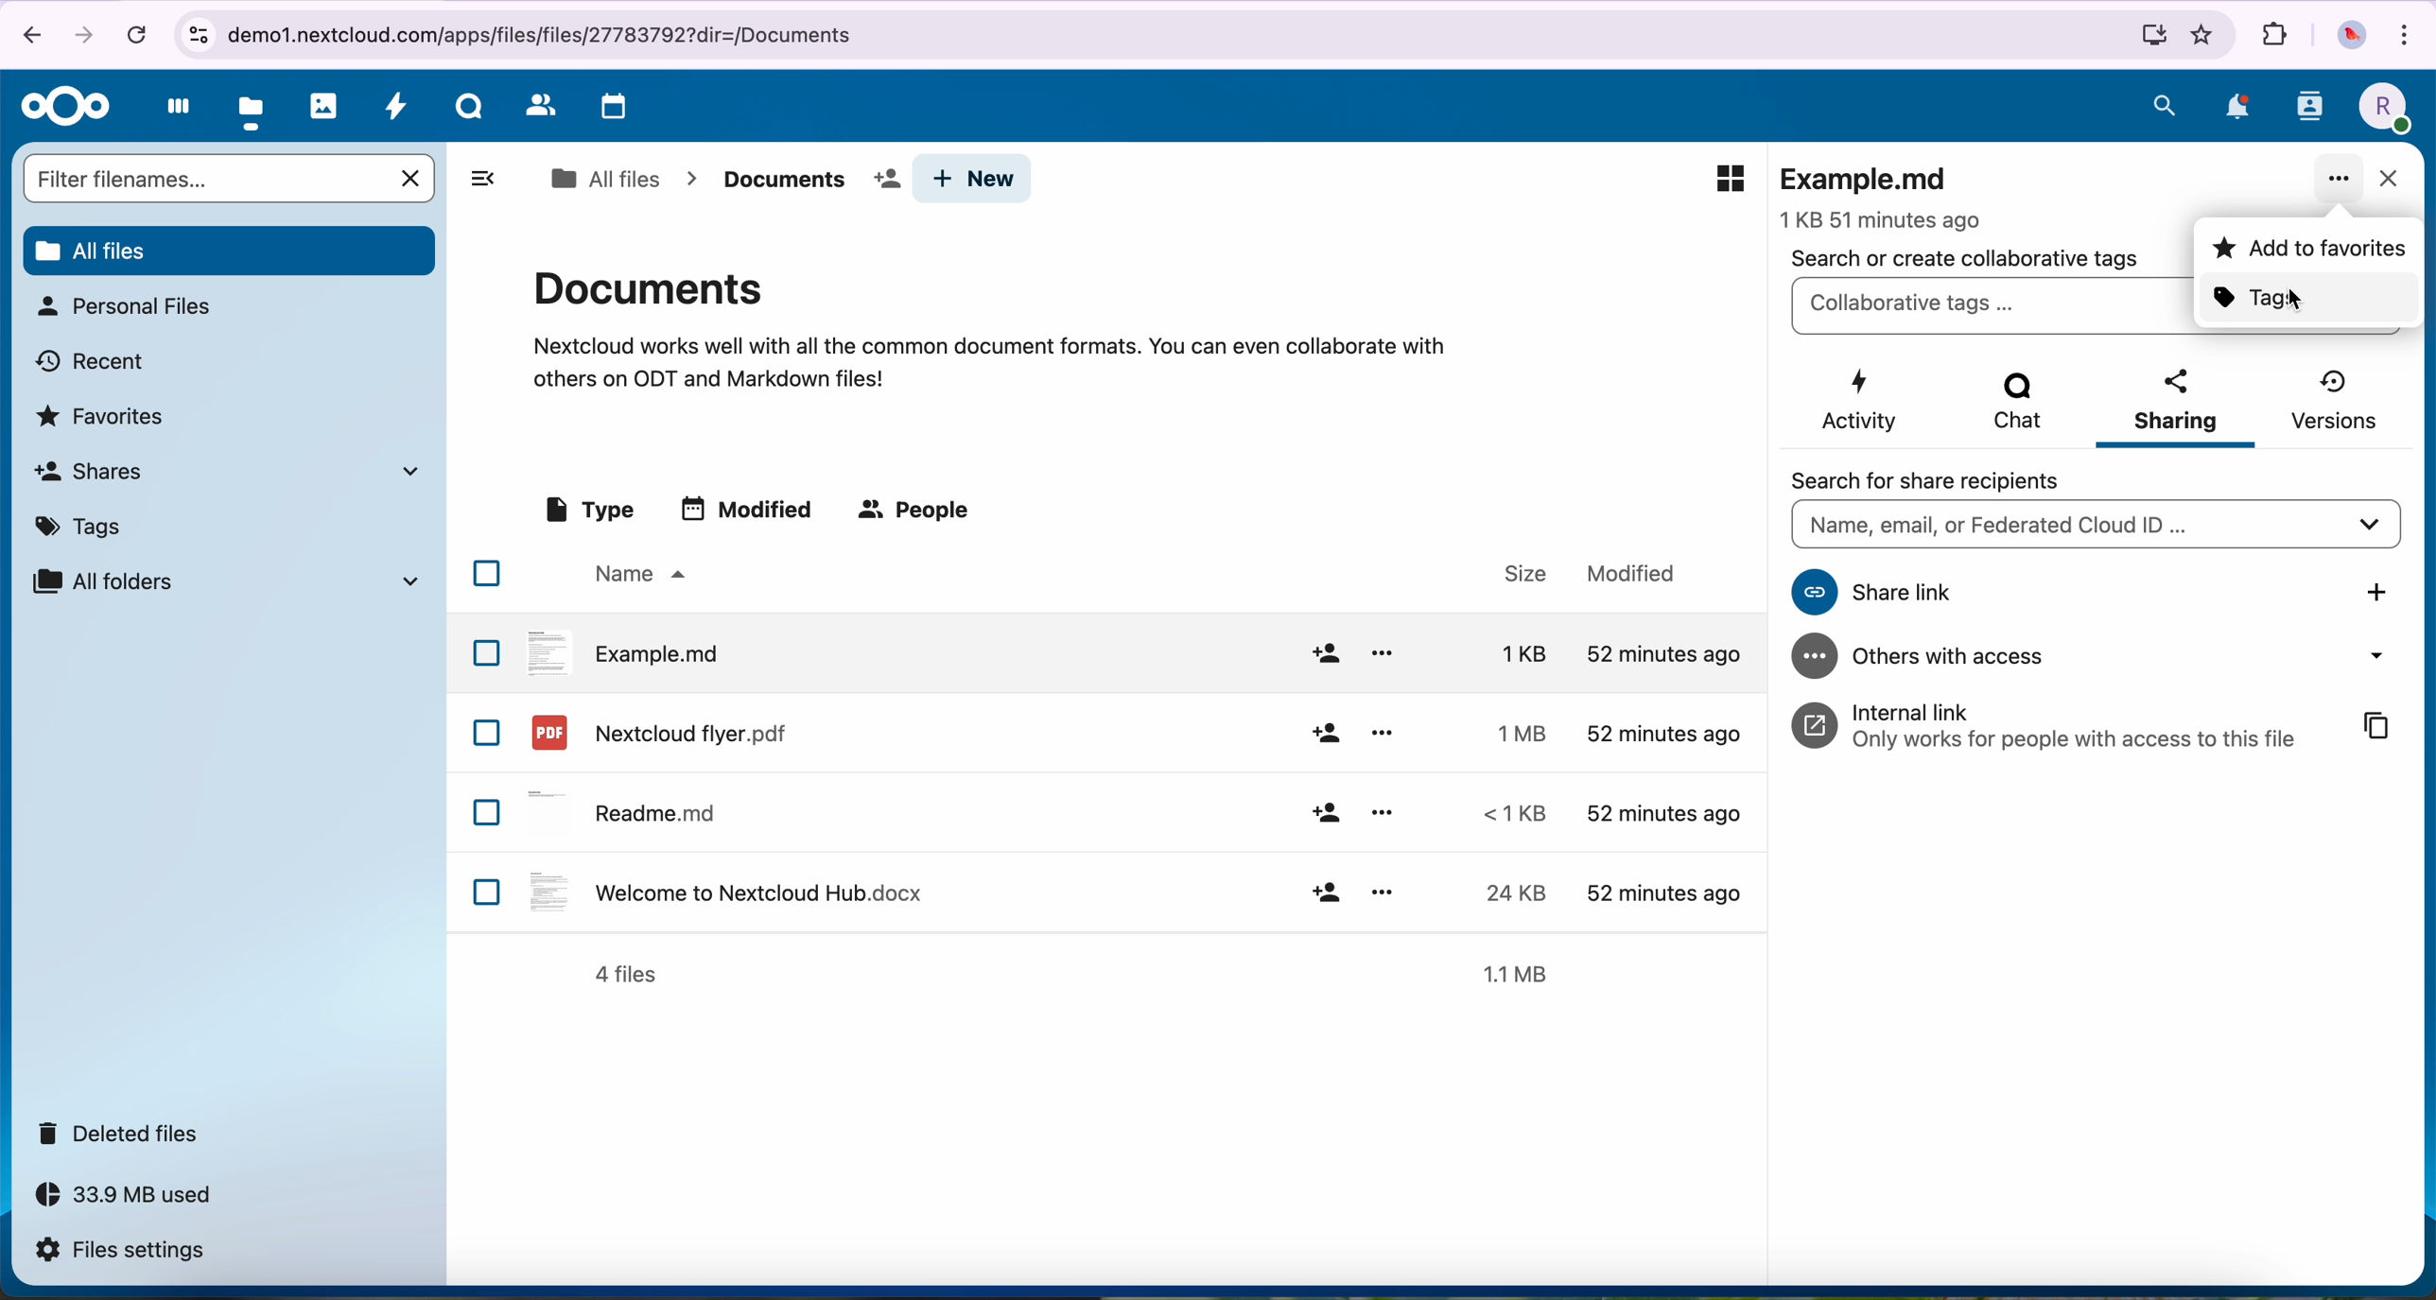 The width and height of the screenshot is (2436, 1300). I want to click on files settings, so click(125, 1252).